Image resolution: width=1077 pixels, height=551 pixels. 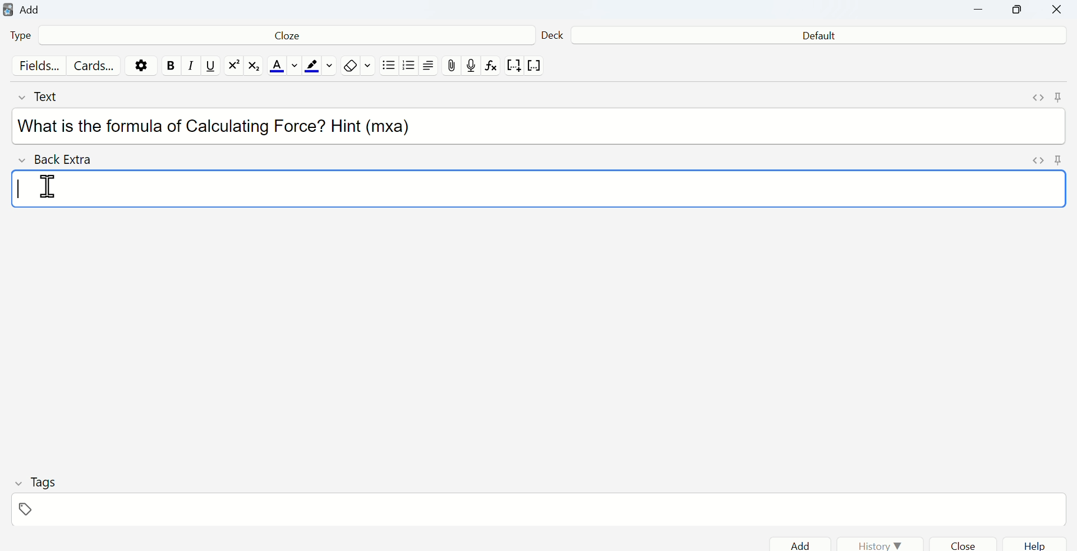 I want to click on Add, so click(x=804, y=545).